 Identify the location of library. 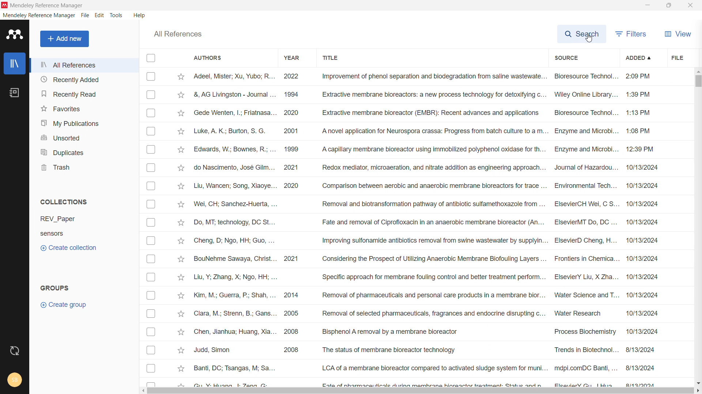
(15, 63).